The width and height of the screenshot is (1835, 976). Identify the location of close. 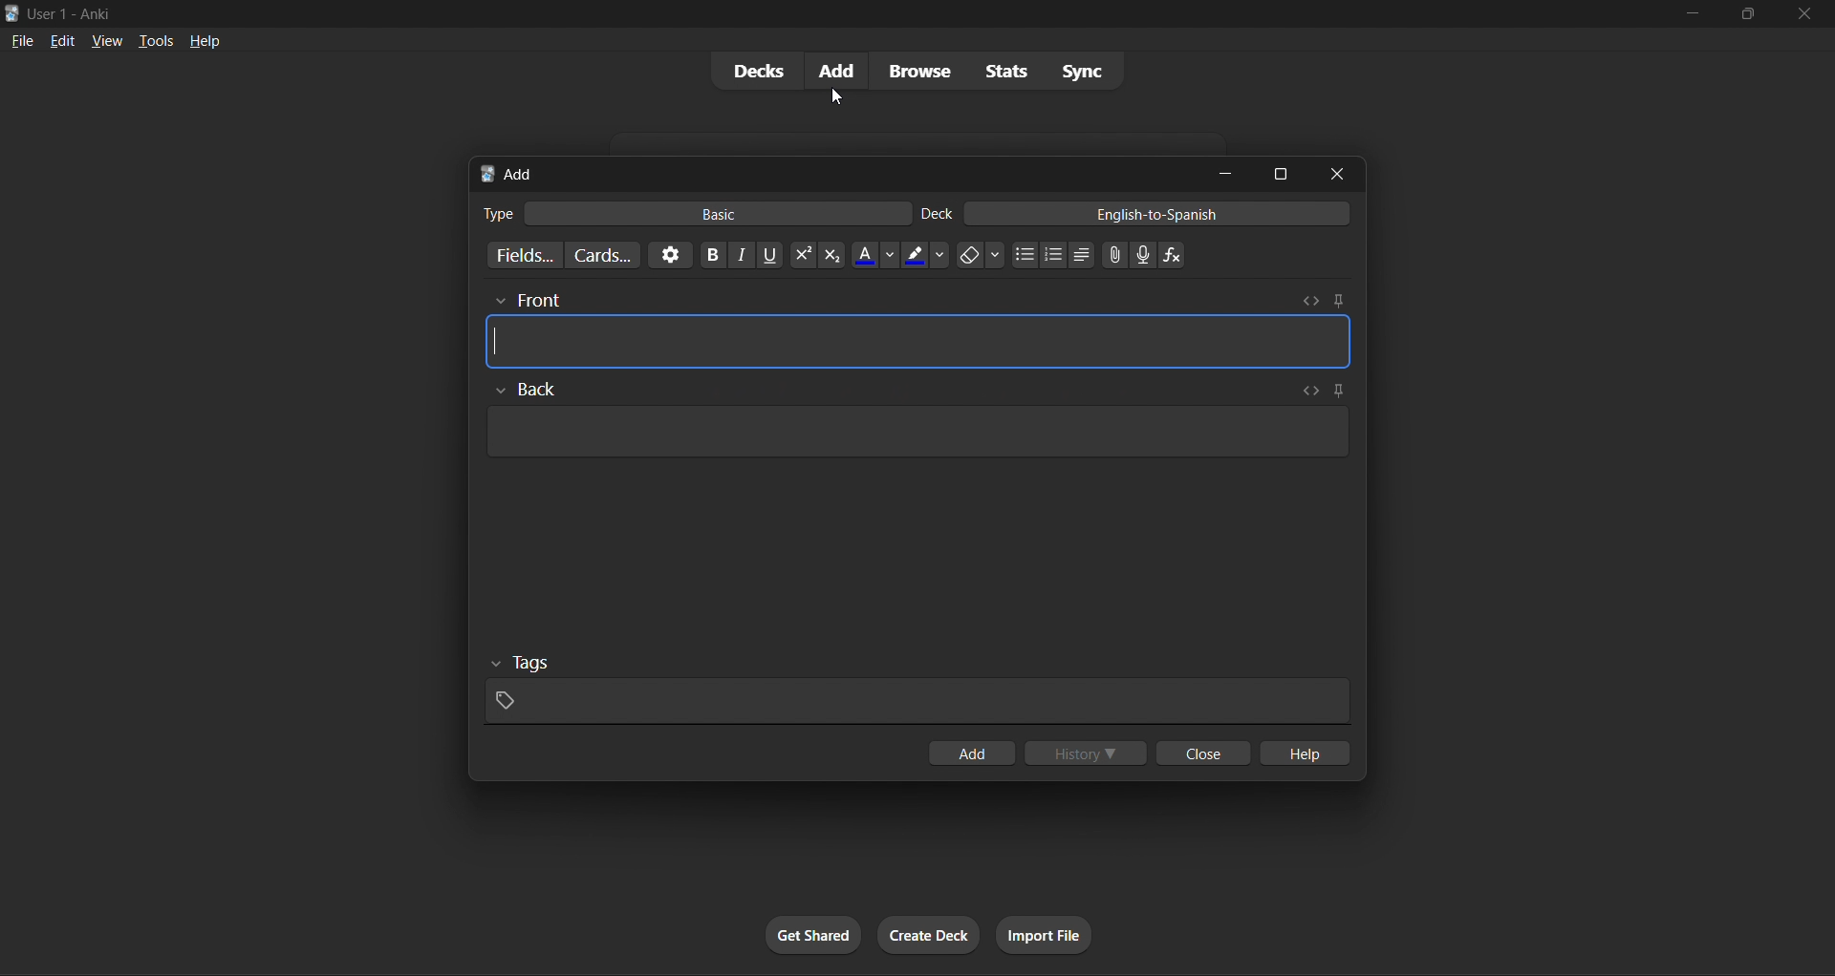
(1342, 174).